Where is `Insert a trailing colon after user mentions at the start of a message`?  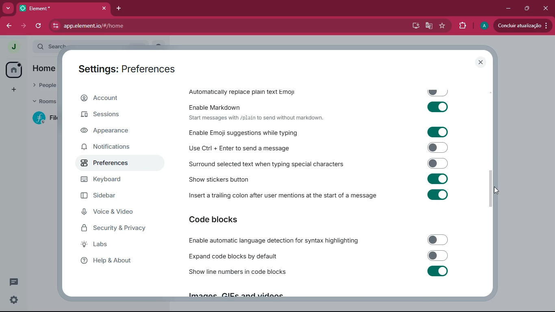
Insert a trailing colon after user mentions at the start of a message is located at coordinates (321, 197).